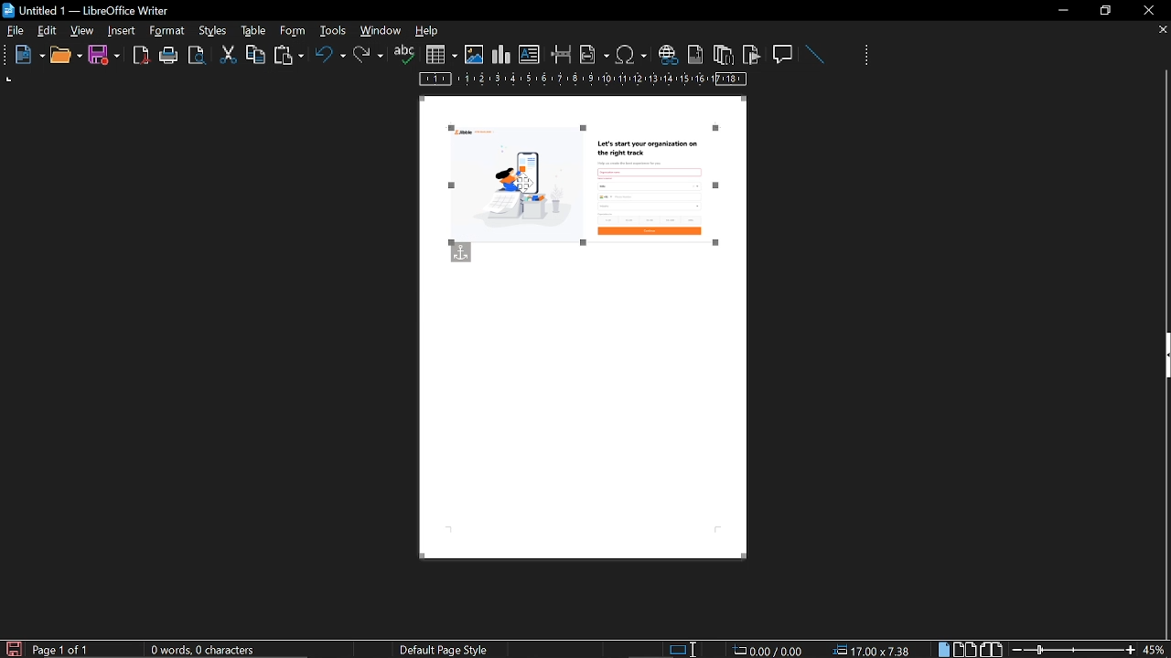 The height and width of the screenshot is (658, 1171). What do you see at coordinates (211, 29) in the screenshot?
I see `format` at bounding box center [211, 29].